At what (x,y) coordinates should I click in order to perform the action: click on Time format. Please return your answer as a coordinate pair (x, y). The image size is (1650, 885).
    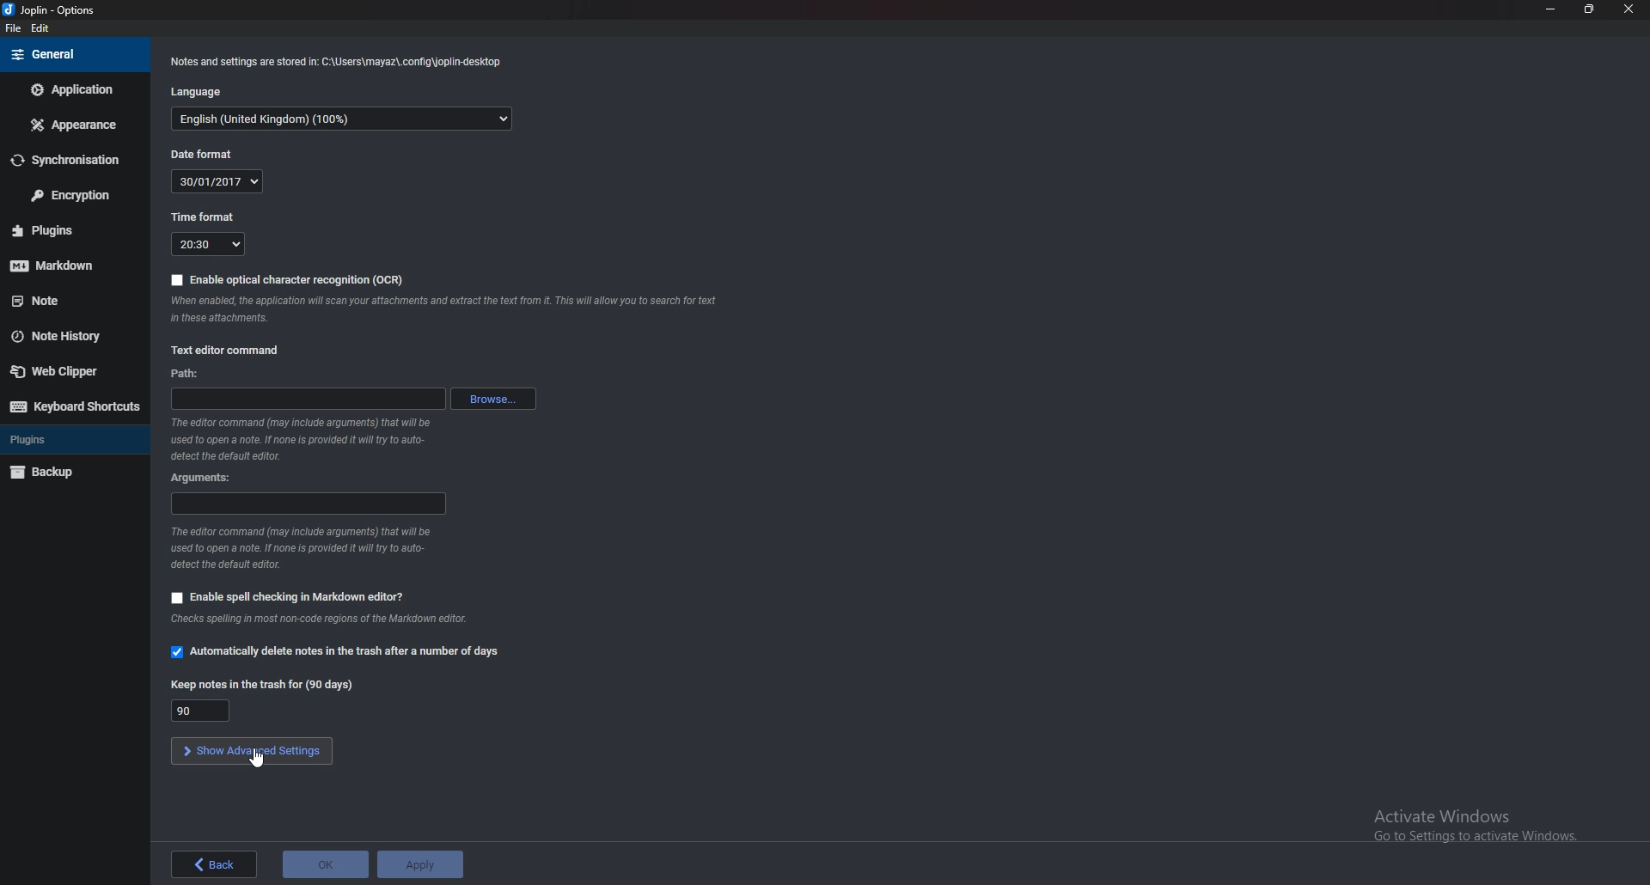
    Looking at the image, I should click on (206, 218).